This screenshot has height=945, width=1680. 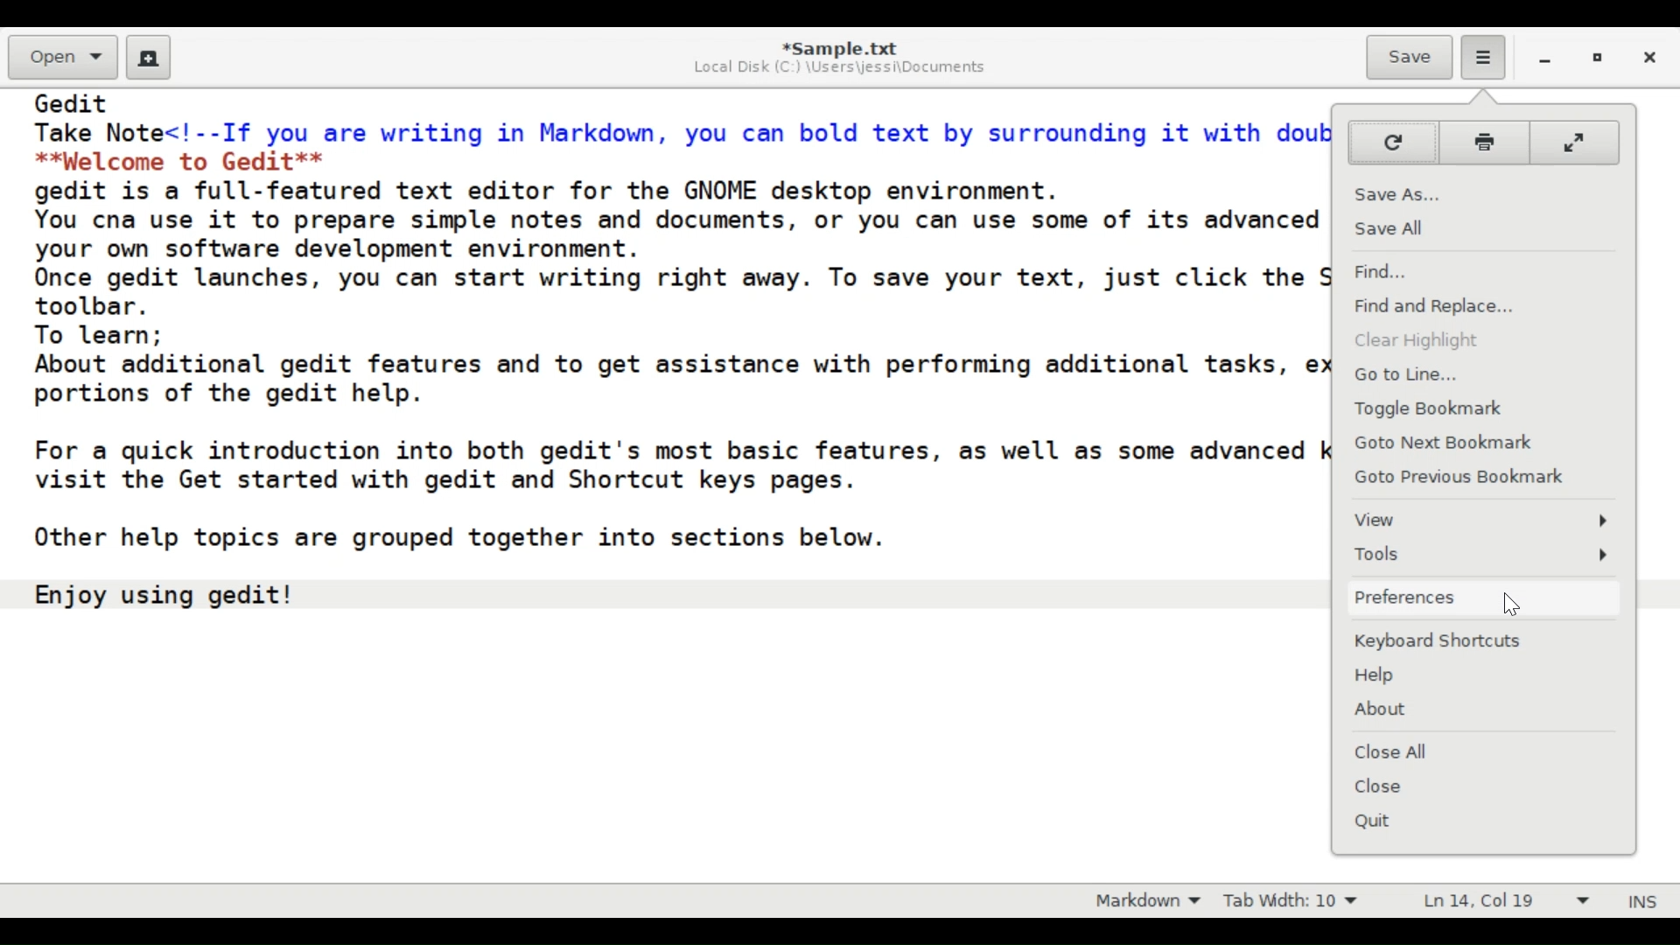 I want to click on Application menu, so click(x=1483, y=58).